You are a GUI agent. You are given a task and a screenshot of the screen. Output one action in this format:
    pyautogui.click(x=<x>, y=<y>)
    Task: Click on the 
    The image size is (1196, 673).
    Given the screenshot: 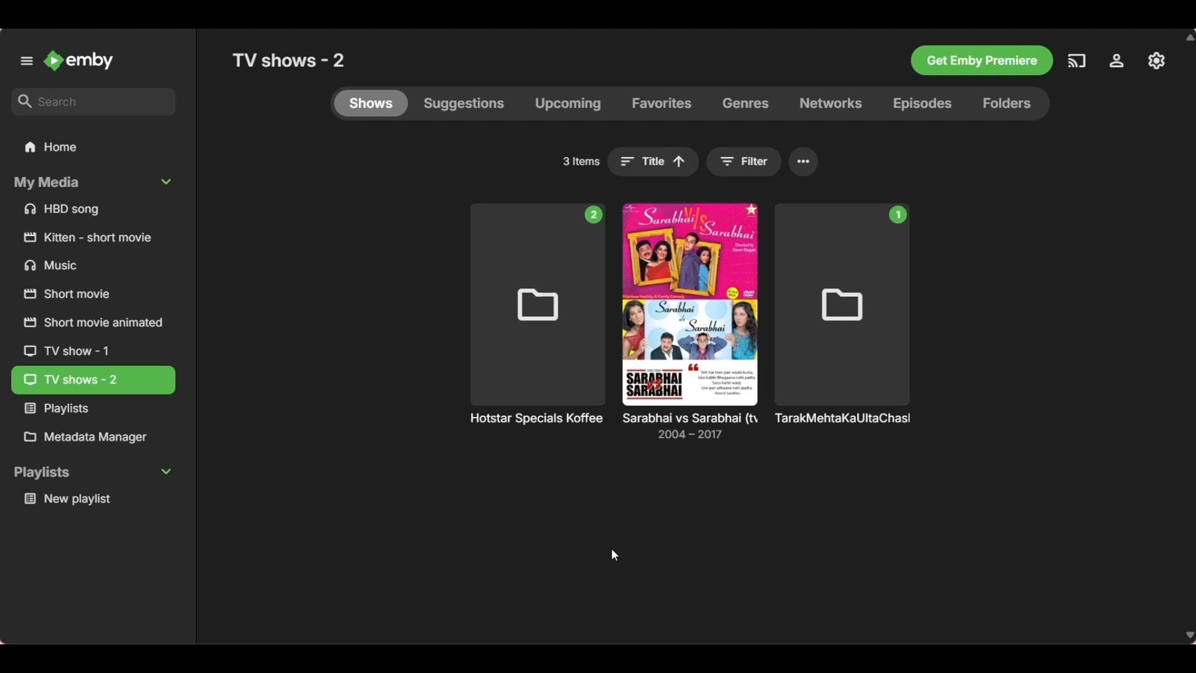 What is the action you would take?
    pyautogui.click(x=1076, y=60)
    